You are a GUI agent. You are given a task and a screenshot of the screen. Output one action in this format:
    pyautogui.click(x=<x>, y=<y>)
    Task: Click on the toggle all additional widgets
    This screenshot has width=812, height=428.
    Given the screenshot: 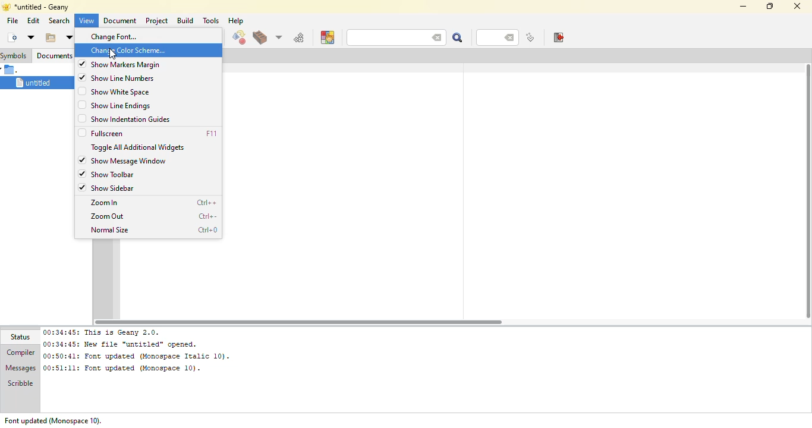 What is the action you would take?
    pyautogui.click(x=140, y=147)
    